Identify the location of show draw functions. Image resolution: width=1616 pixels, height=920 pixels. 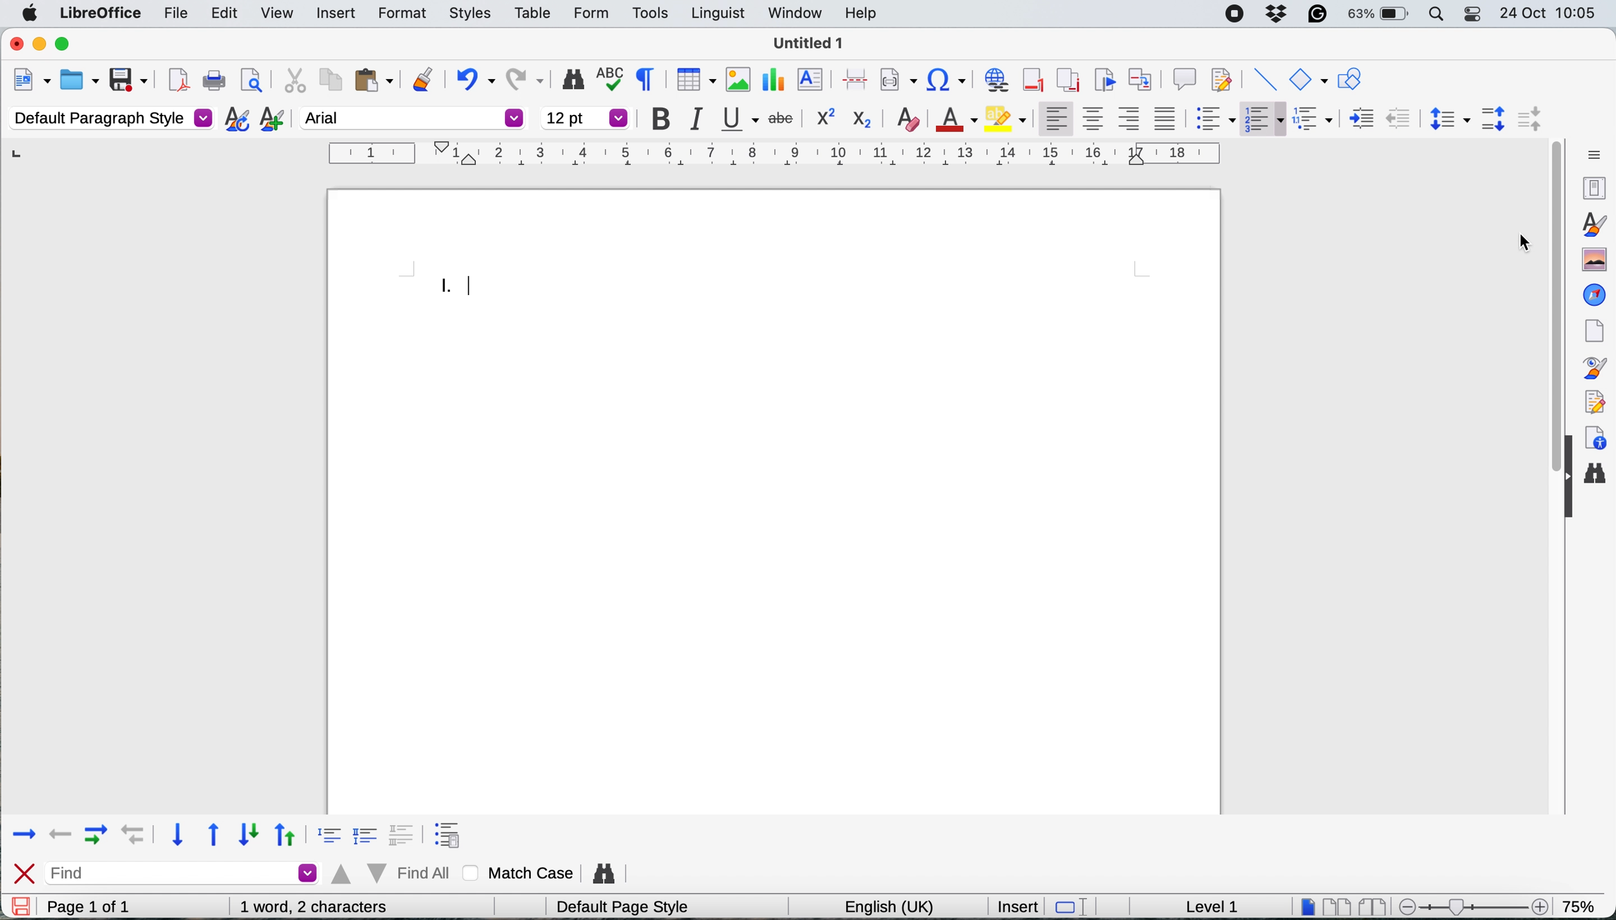
(1349, 80).